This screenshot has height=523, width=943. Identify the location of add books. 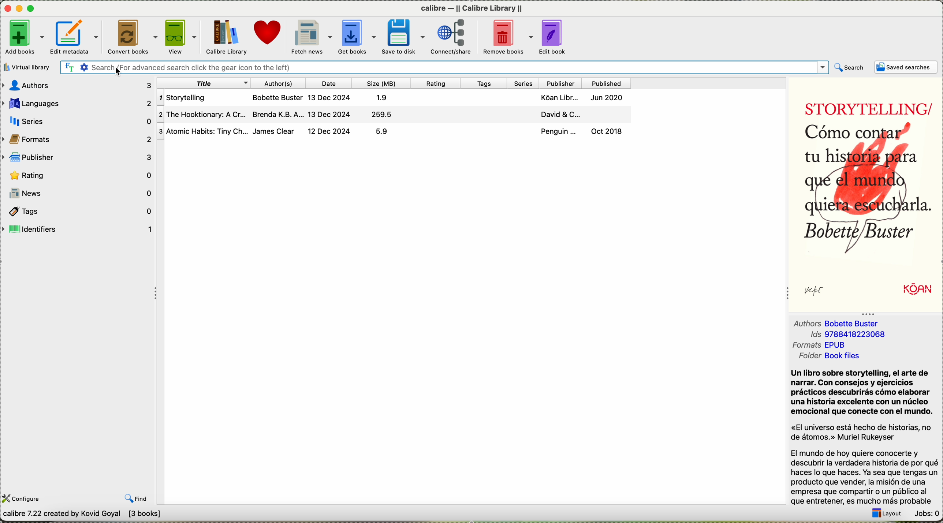
(25, 37).